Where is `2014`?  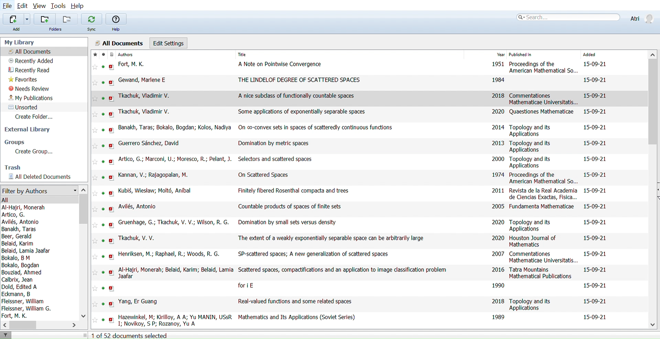
2014 is located at coordinates (498, 127).